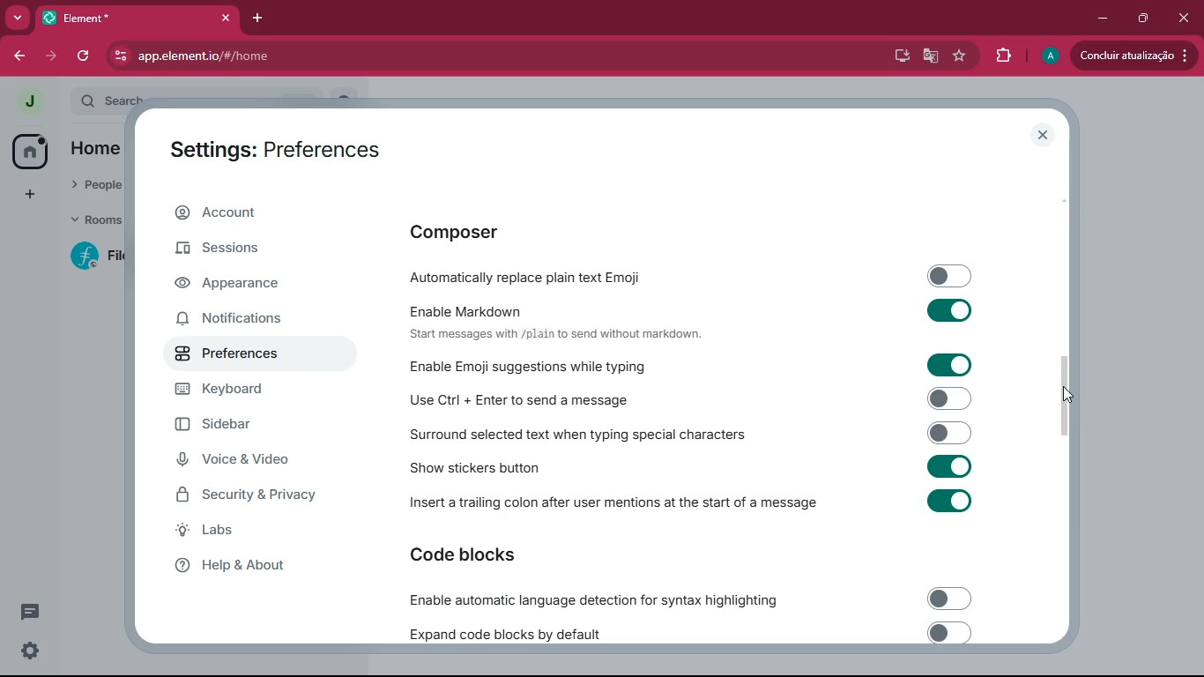  Describe the element at coordinates (254, 567) in the screenshot. I see `help` at that location.